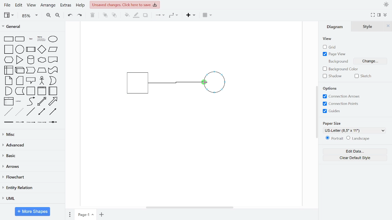  What do you see at coordinates (43, 123) in the screenshot?
I see `connector with 3 labels` at bounding box center [43, 123].